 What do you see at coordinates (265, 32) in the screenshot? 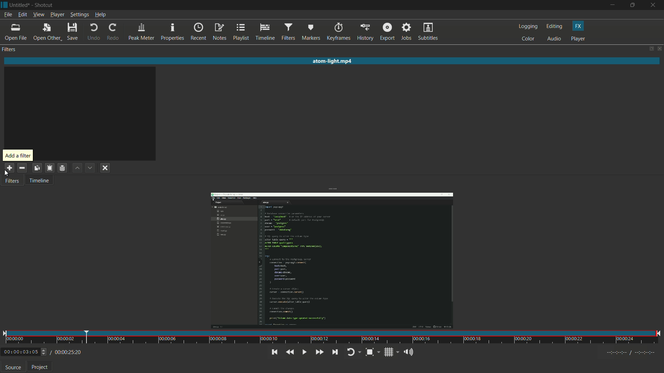
I see `timeline` at bounding box center [265, 32].